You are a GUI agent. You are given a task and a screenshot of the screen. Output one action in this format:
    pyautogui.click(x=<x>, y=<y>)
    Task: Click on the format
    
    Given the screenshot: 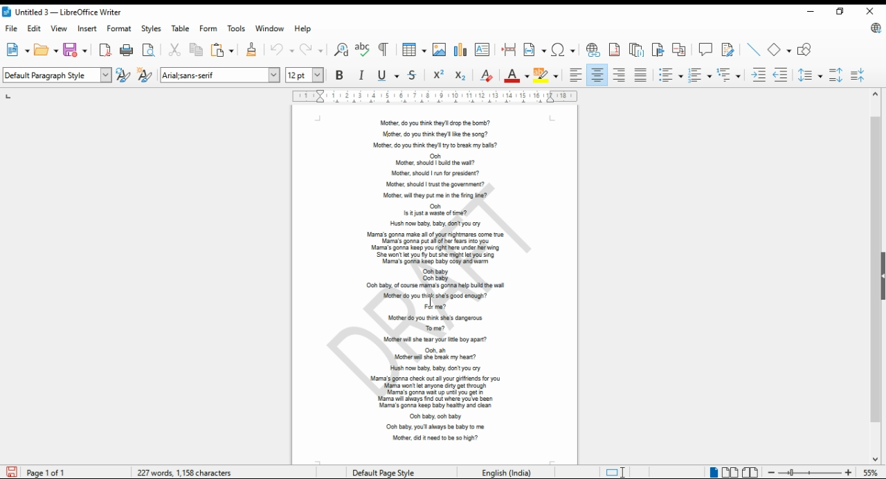 What is the action you would take?
    pyautogui.click(x=119, y=28)
    